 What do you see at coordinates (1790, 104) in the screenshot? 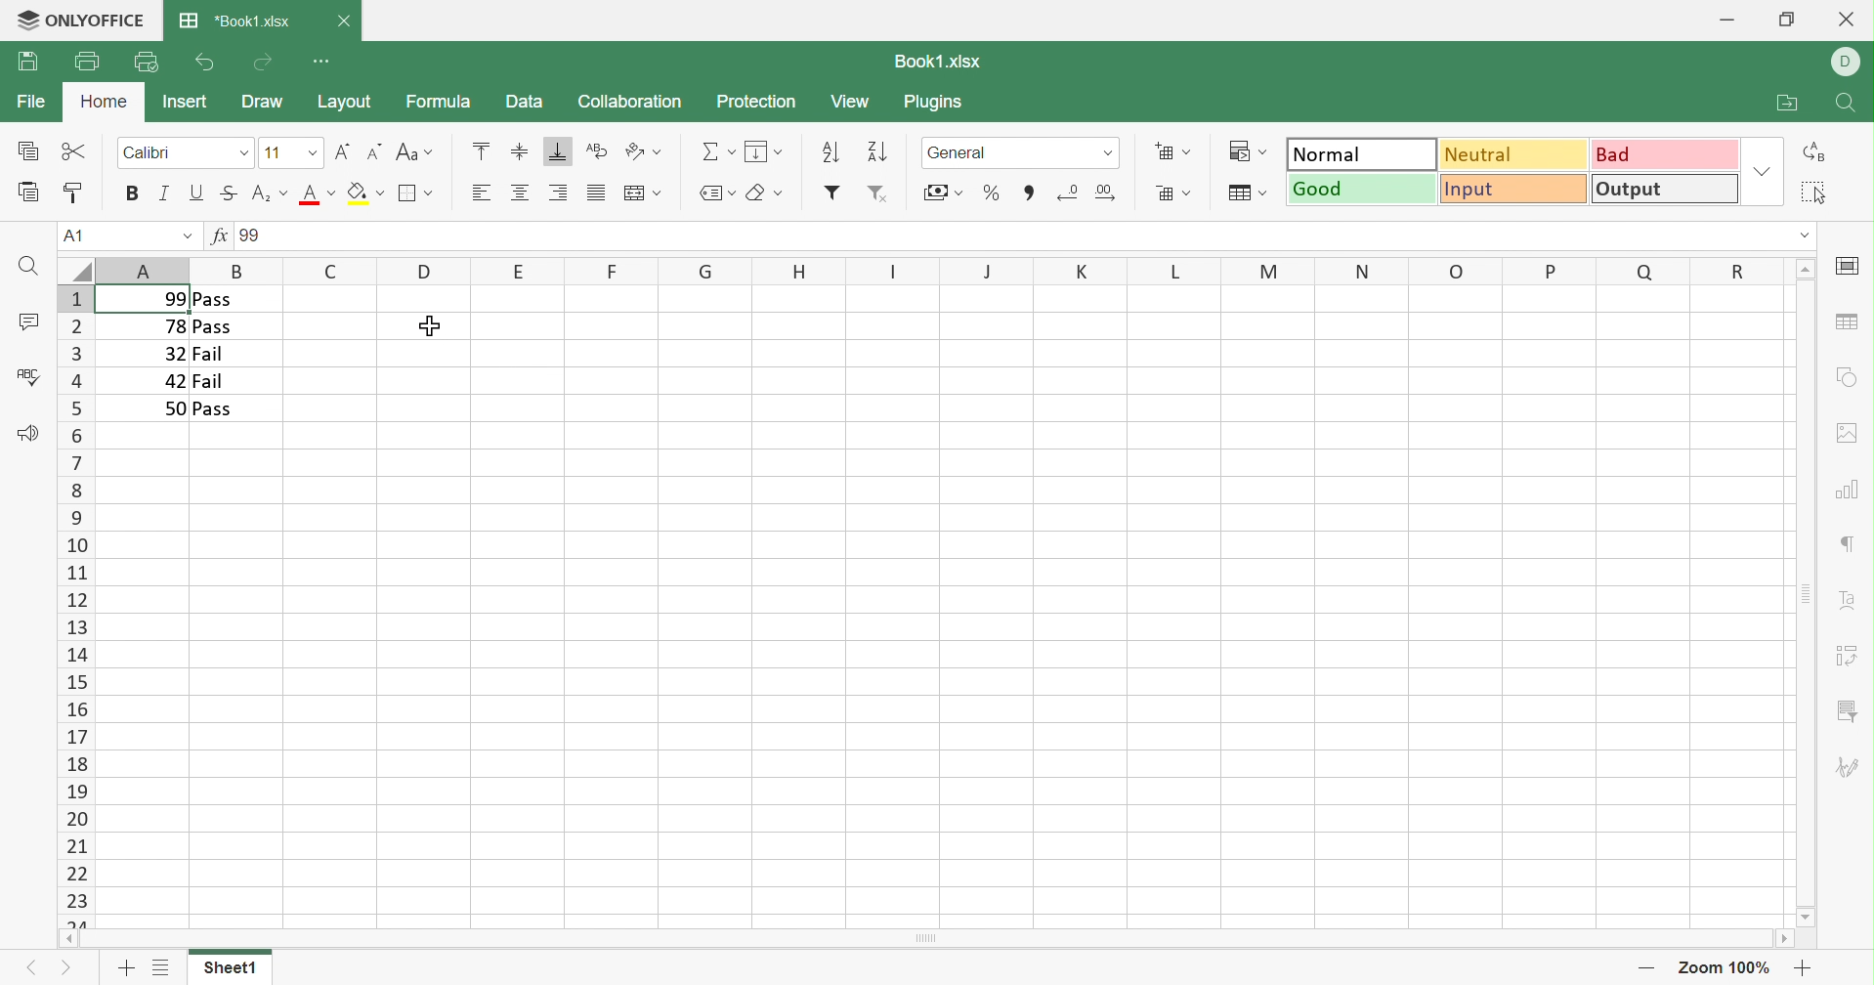
I see `Go to file location` at bounding box center [1790, 104].